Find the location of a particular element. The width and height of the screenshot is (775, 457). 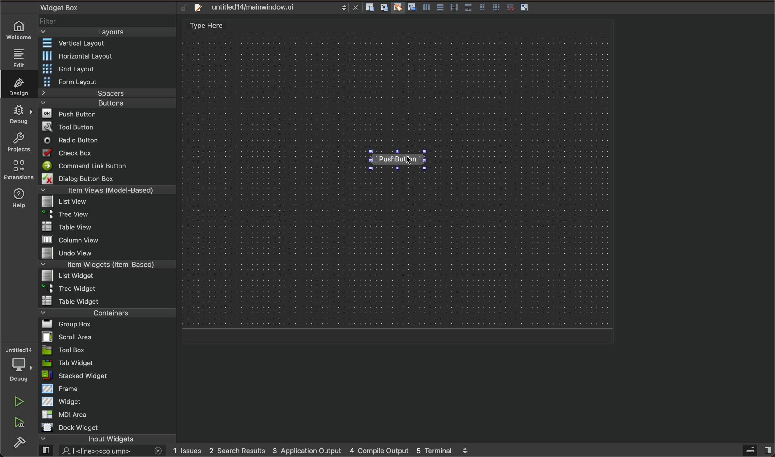

tool box is located at coordinates (109, 350).